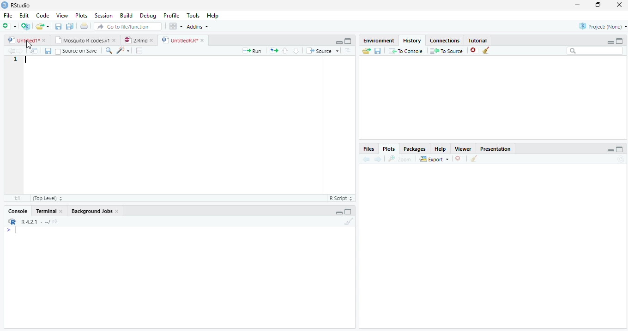  What do you see at coordinates (14, 60) in the screenshot?
I see `1` at bounding box center [14, 60].